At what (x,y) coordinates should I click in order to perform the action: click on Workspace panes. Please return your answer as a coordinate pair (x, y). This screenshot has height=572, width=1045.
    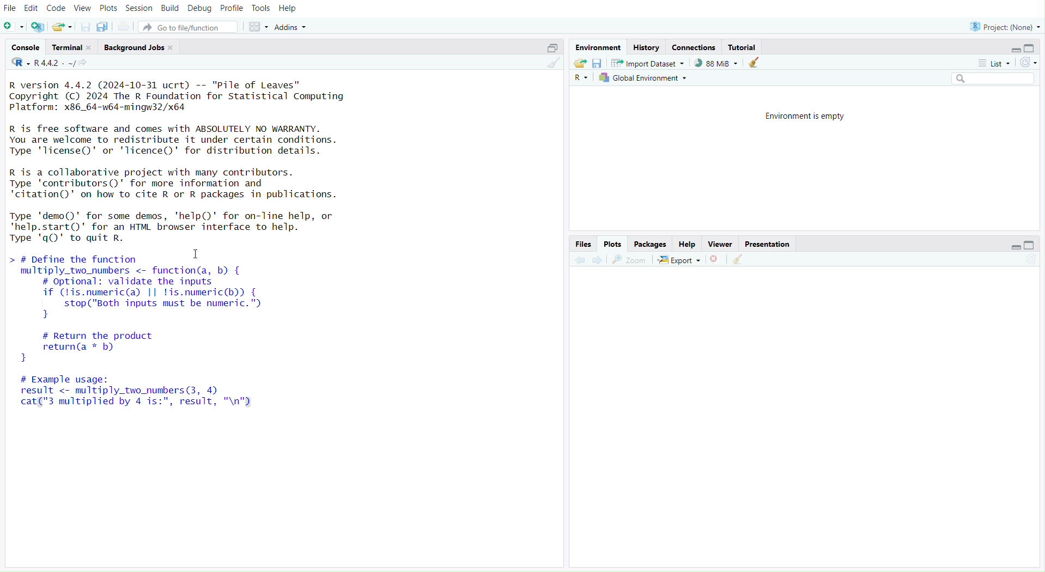
    Looking at the image, I should click on (256, 27).